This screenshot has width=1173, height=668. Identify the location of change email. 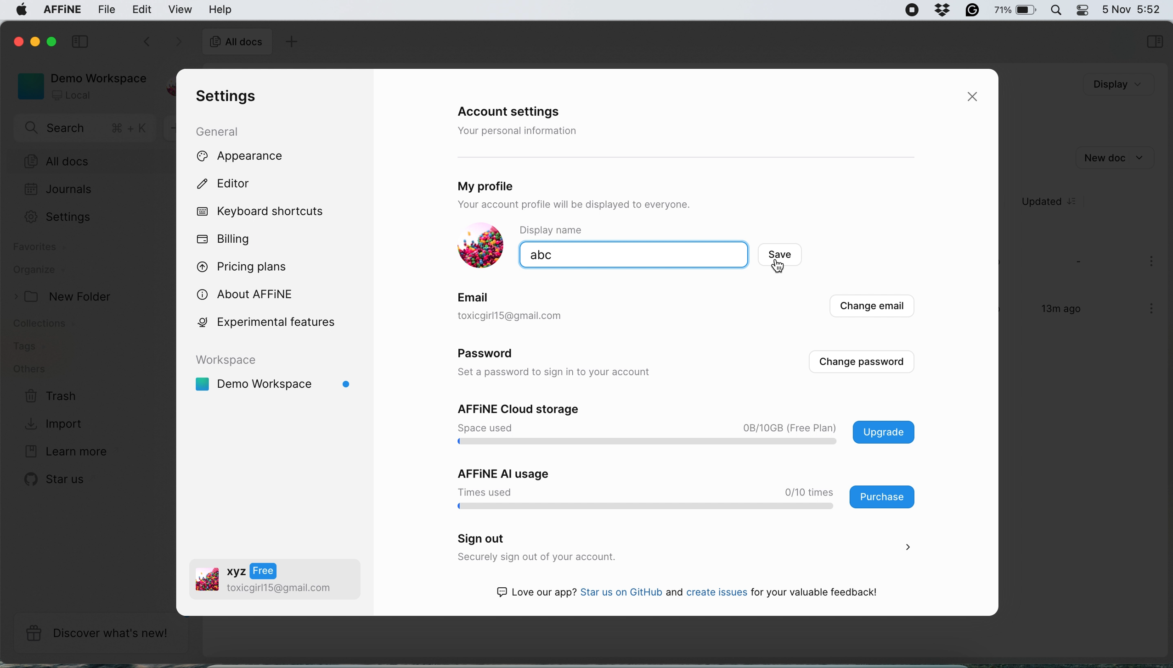
(870, 308).